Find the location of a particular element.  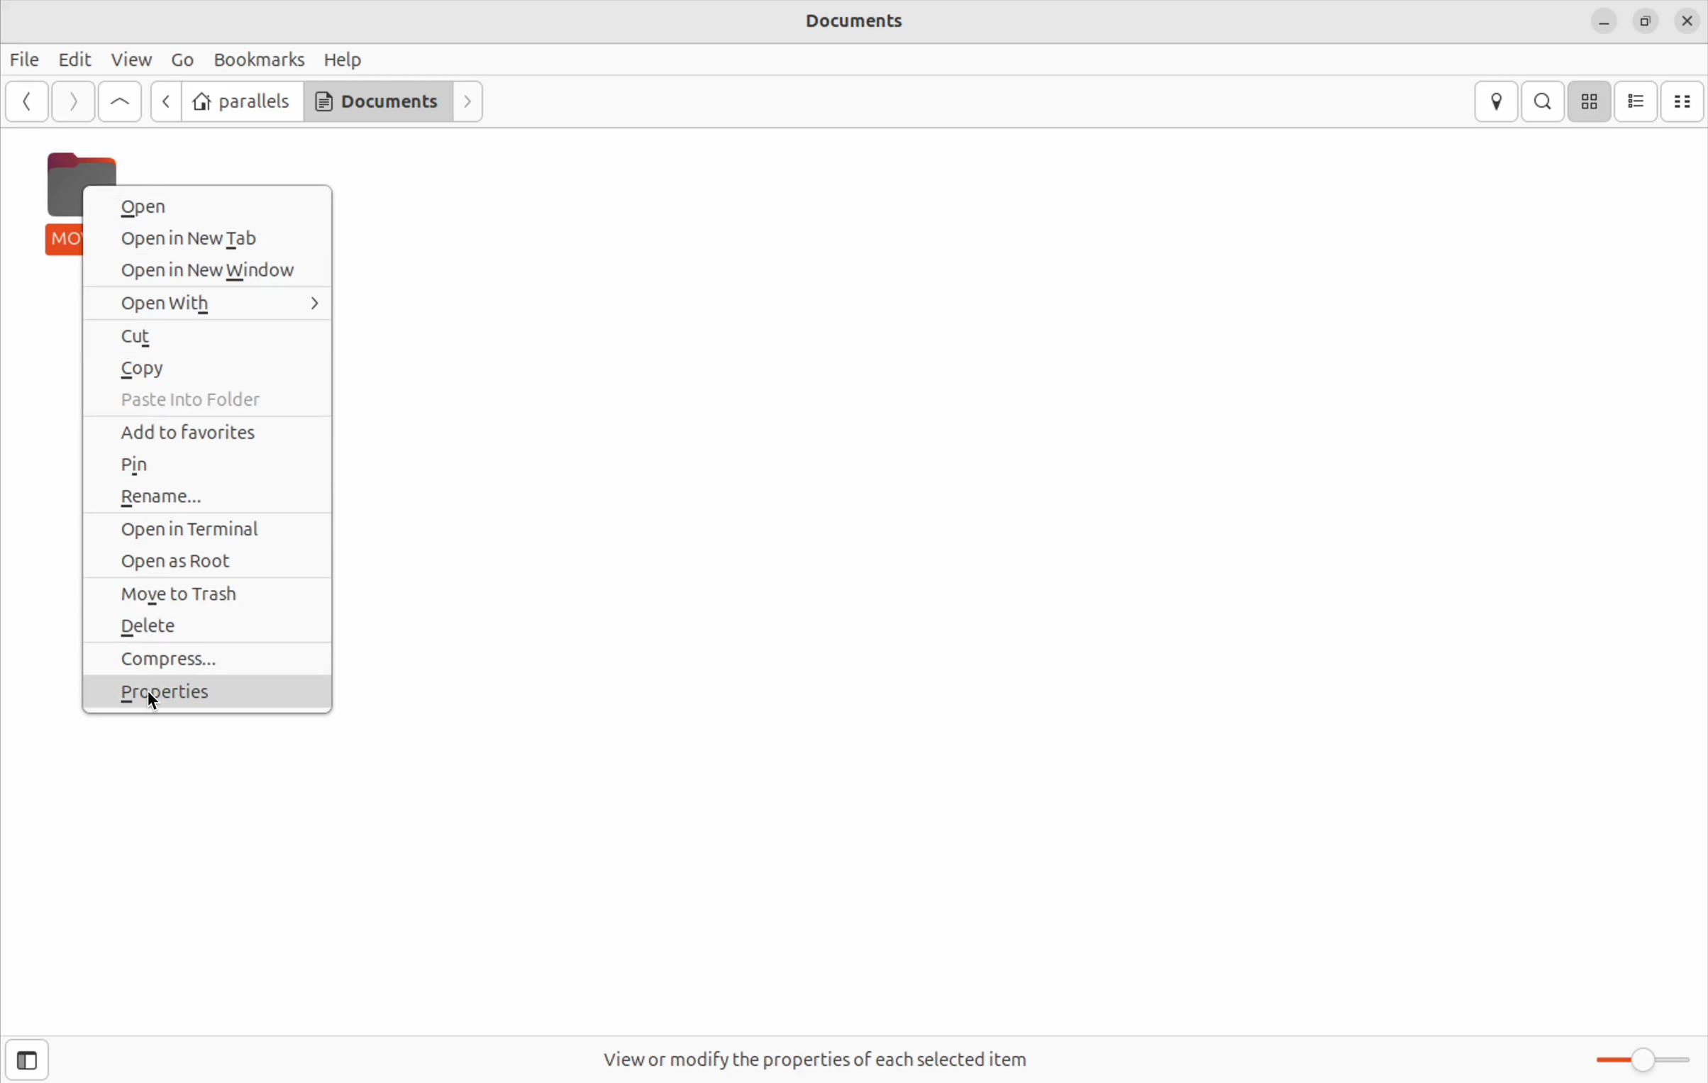

location is located at coordinates (1497, 101).